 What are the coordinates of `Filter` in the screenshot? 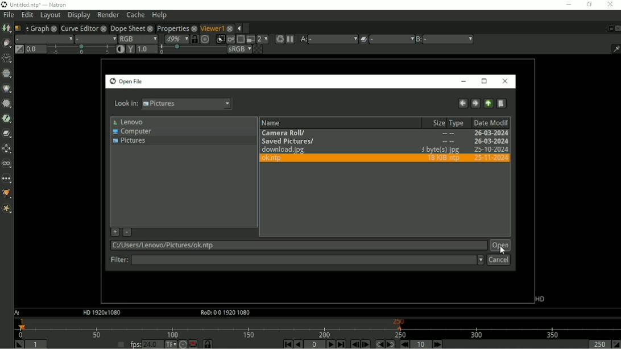 It's located at (7, 103).